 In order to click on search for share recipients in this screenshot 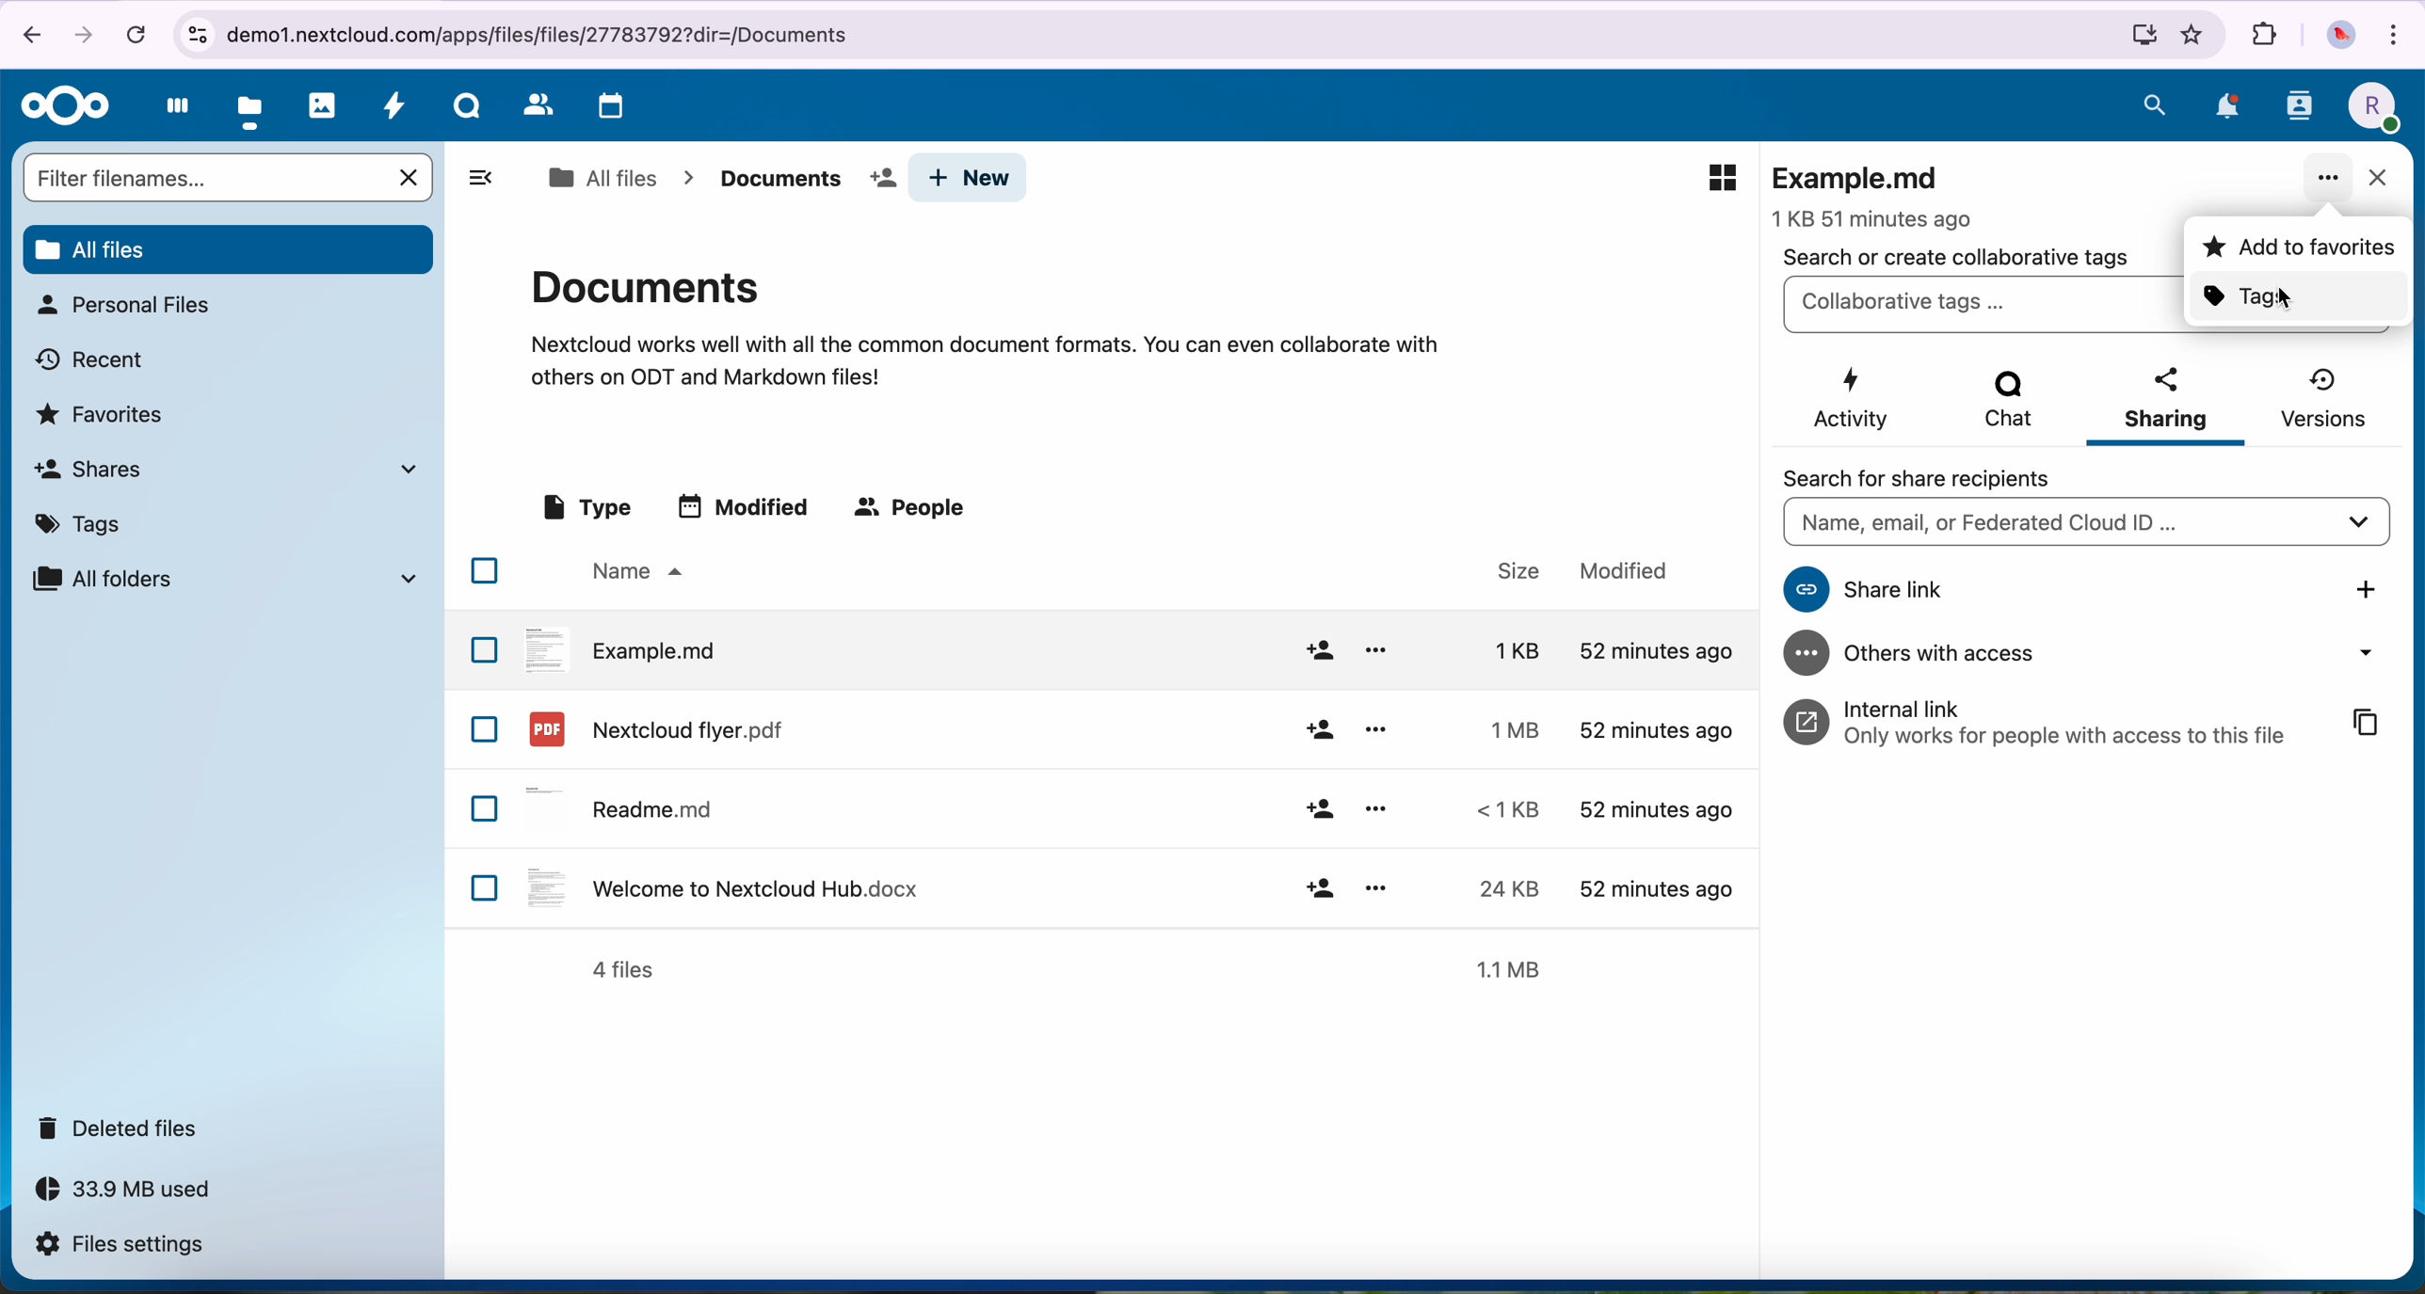, I will do `click(1935, 478)`.